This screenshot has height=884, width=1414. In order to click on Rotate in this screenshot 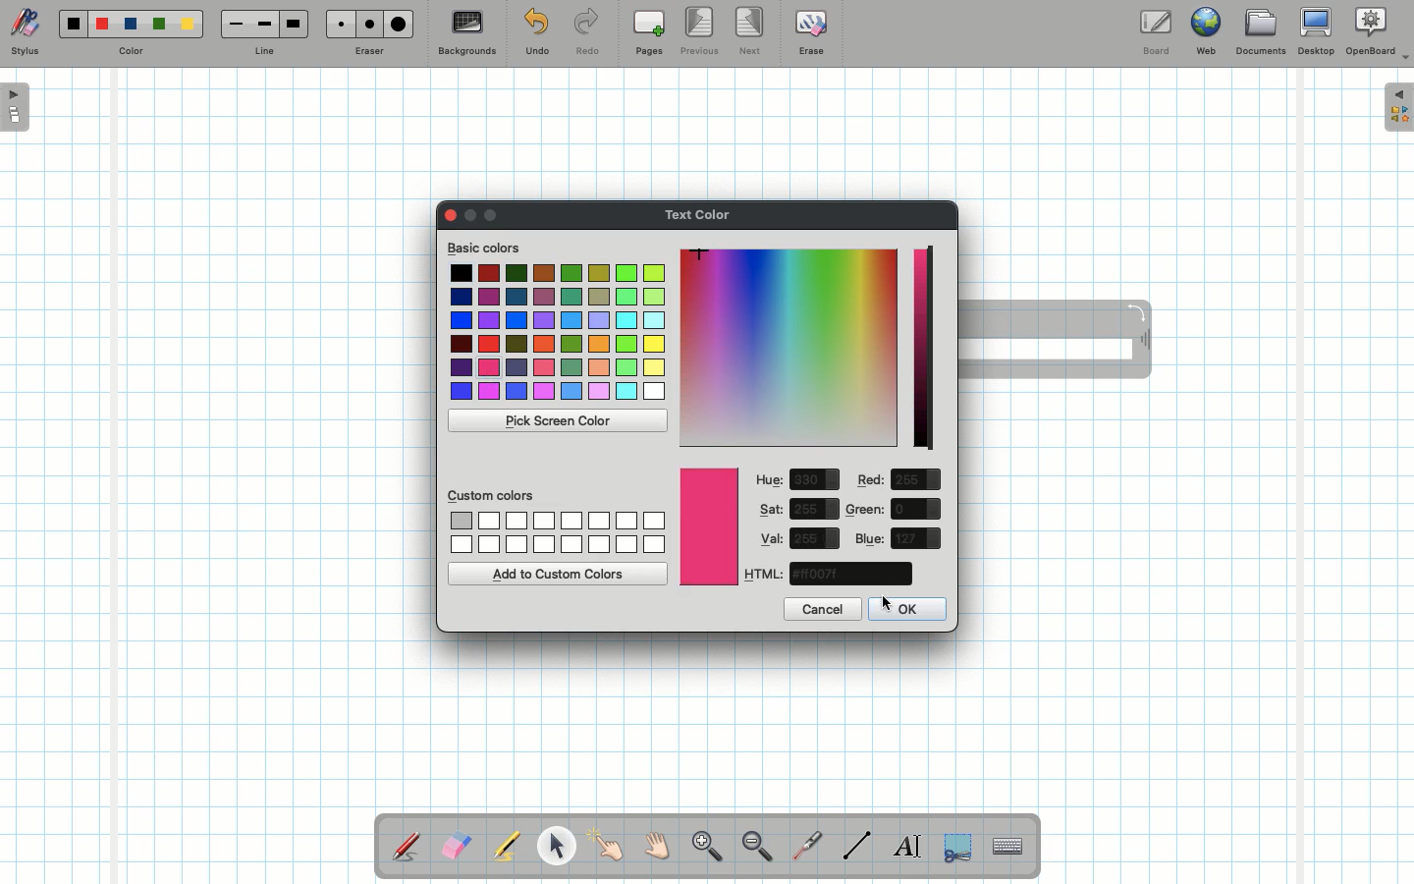, I will do `click(1136, 311)`.